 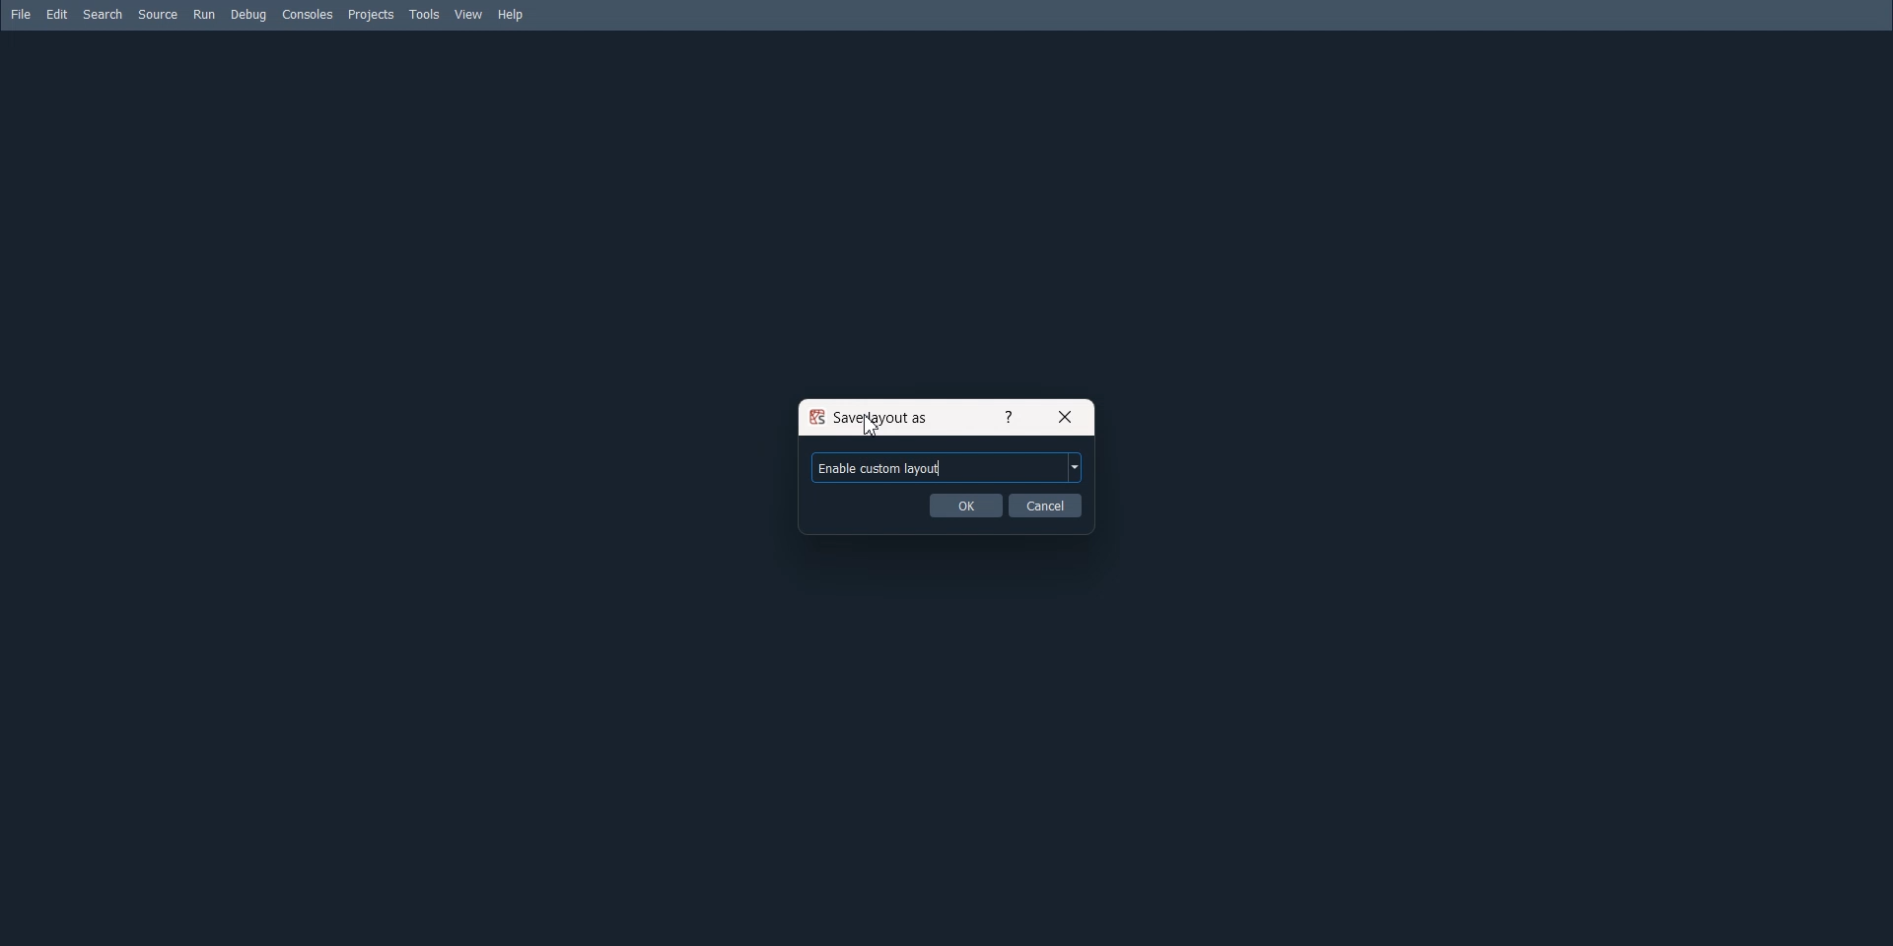 I want to click on View, so click(x=467, y=15).